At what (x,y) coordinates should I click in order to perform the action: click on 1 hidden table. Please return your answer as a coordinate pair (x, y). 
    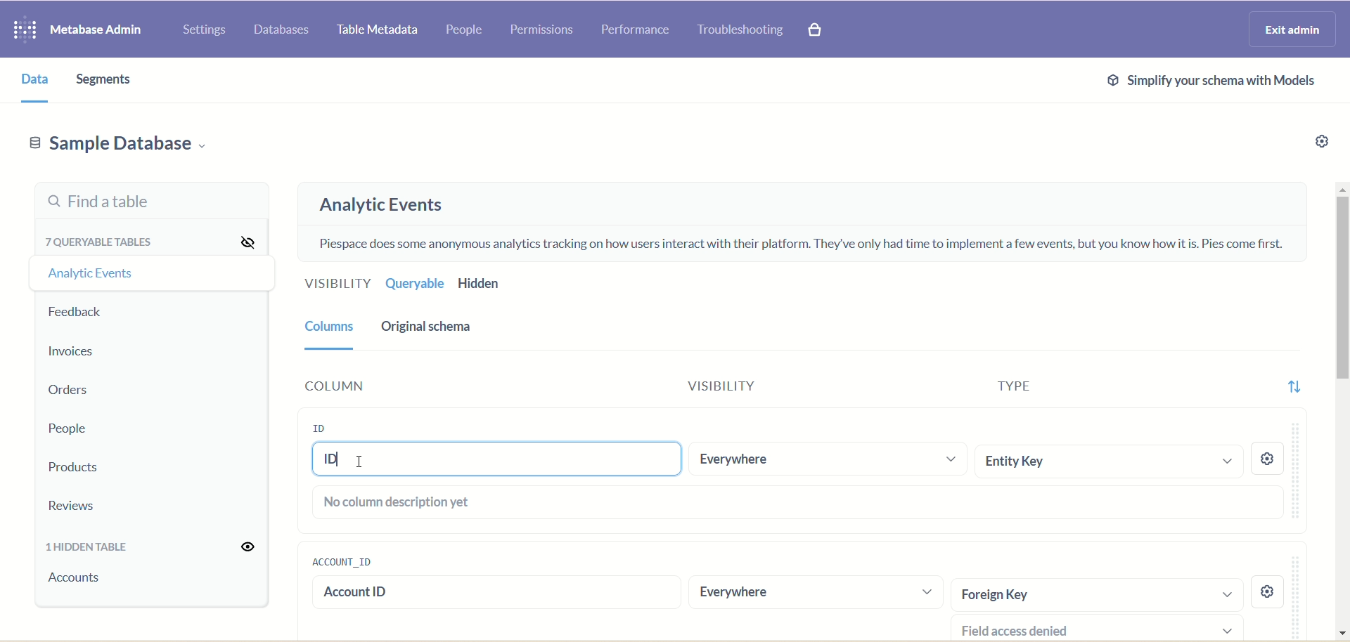
    Looking at the image, I should click on (91, 546).